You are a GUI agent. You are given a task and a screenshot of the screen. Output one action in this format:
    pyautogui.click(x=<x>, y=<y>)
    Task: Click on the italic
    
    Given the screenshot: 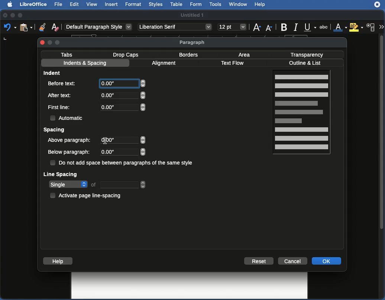 What is the action you would take?
    pyautogui.click(x=295, y=26)
    